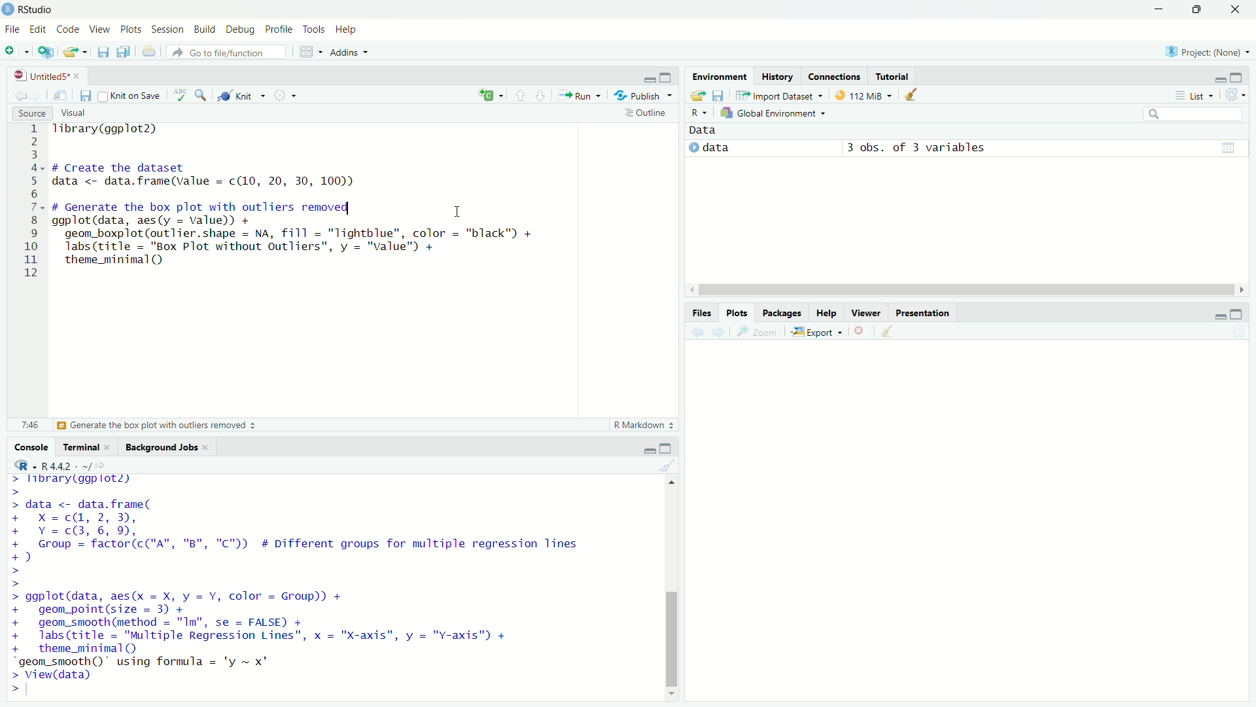 The height and width of the screenshot is (707, 1256). I want to click on @ | Untitled5*, so click(44, 77).